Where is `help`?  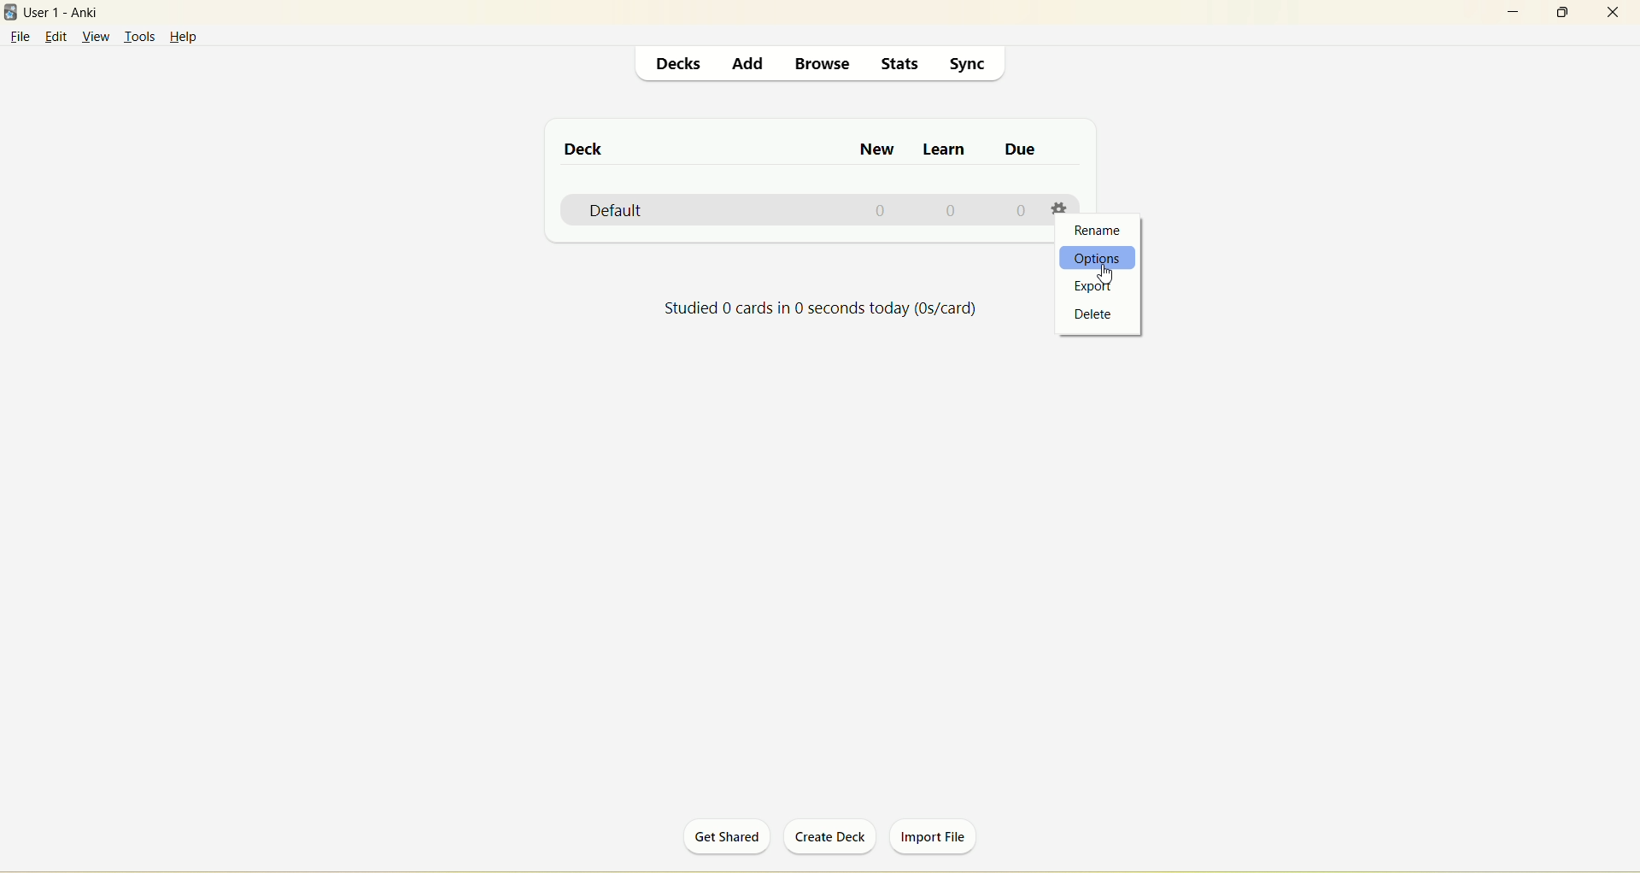 help is located at coordinates (193, 38).